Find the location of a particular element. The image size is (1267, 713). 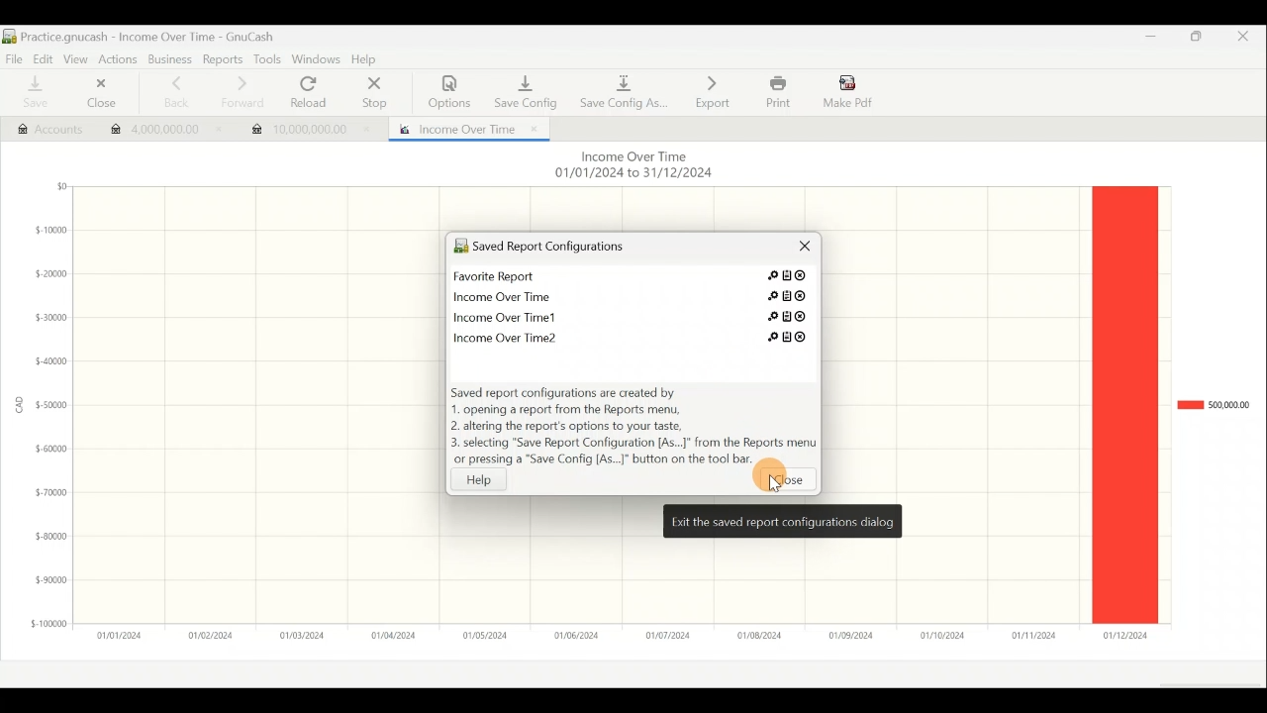

Print is located at coordinates (776, 92).